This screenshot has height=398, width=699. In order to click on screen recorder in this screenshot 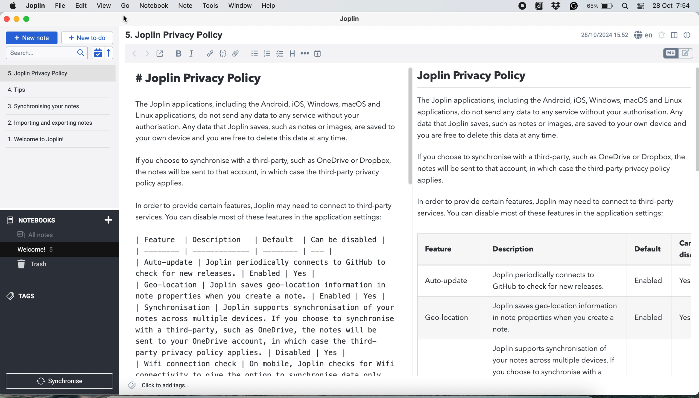, I will do `click(522, 7)`.